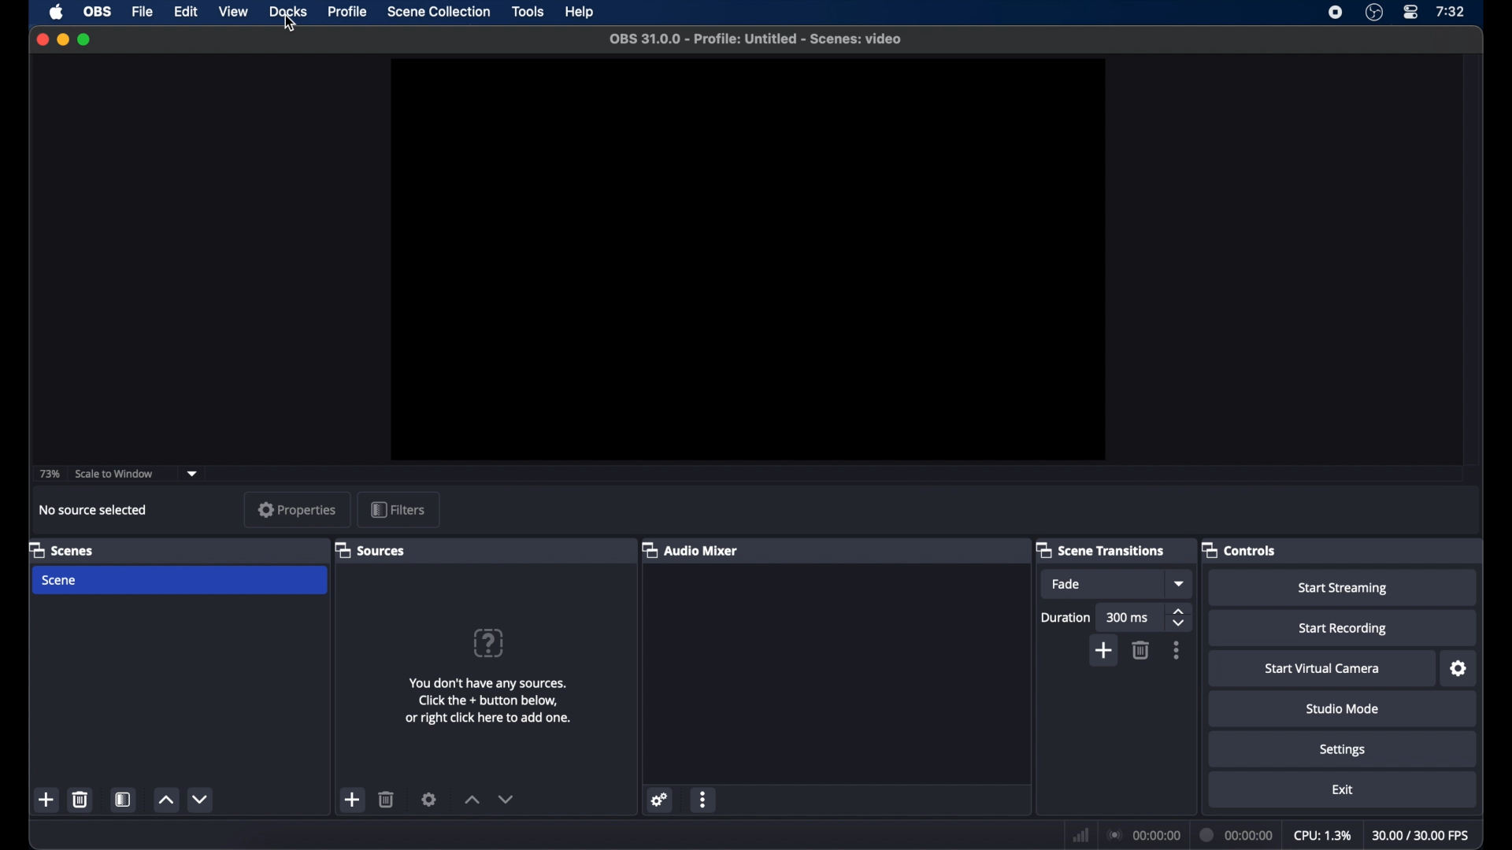 Image resolution: width=1512 pixels, height=850 pixels. I want to click on minimize, so click(62, 39).